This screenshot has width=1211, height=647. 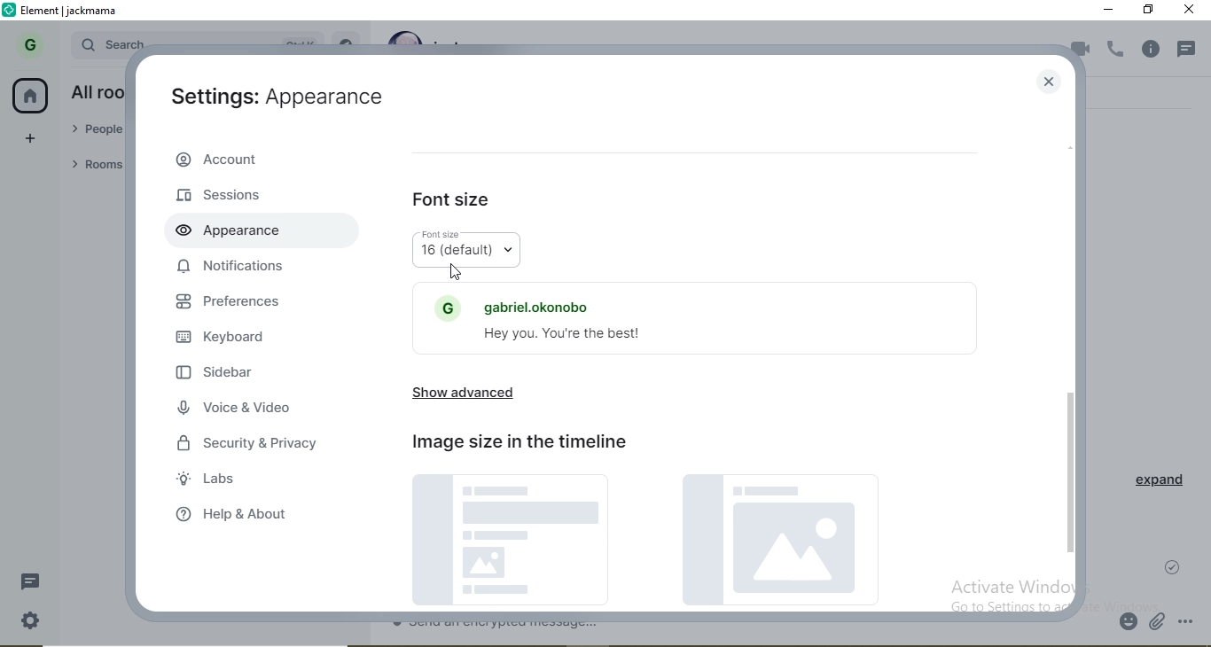 I want to click on restore, so click(x=1150, y=10).